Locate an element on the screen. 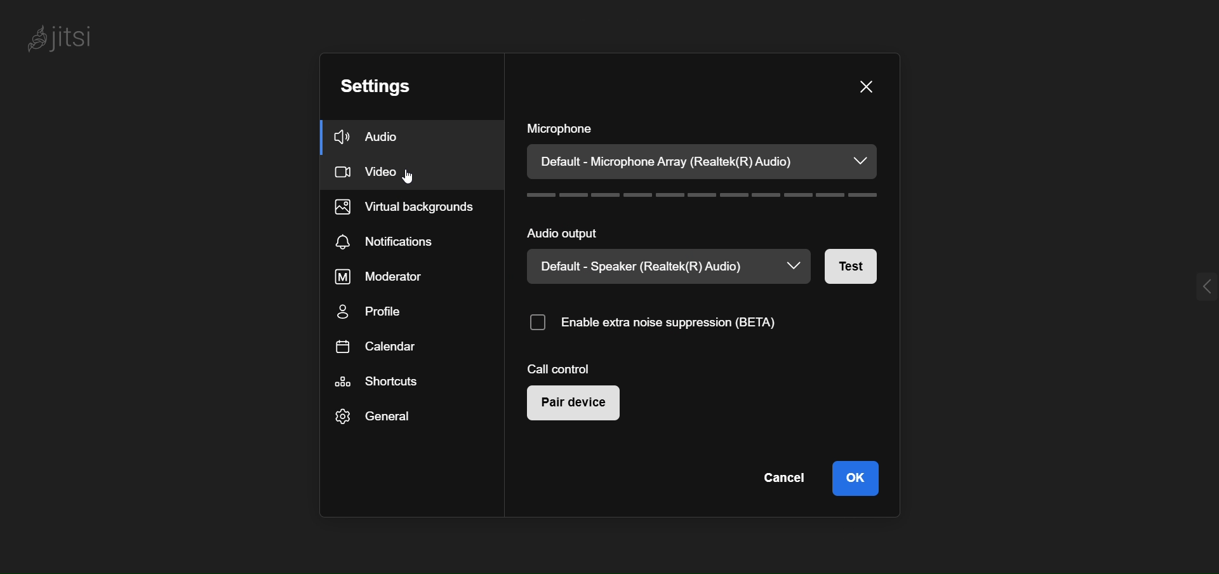  setting is located at coordinates (394, 86).